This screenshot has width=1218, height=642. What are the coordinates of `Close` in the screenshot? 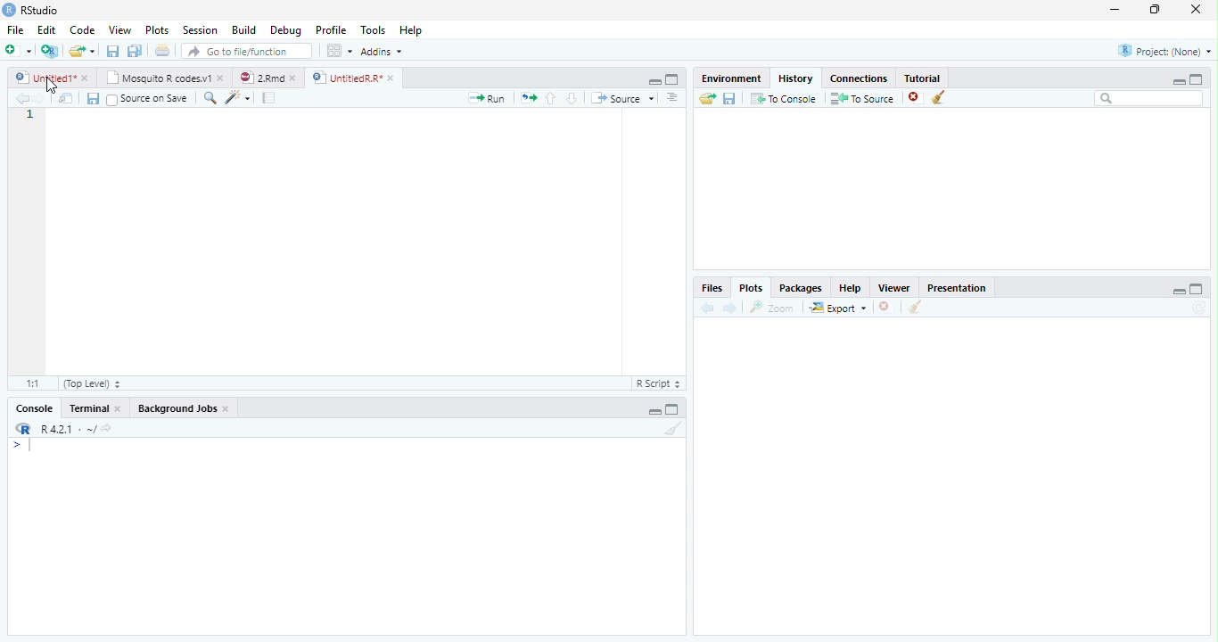 It's located at (226, 408).